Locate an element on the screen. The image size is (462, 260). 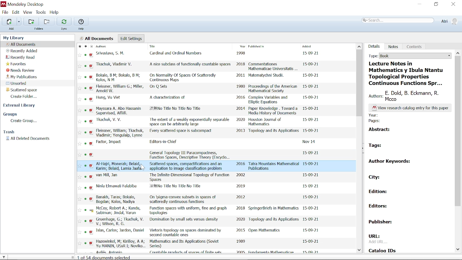
Move up in all files is located at coordinates (359, 46).